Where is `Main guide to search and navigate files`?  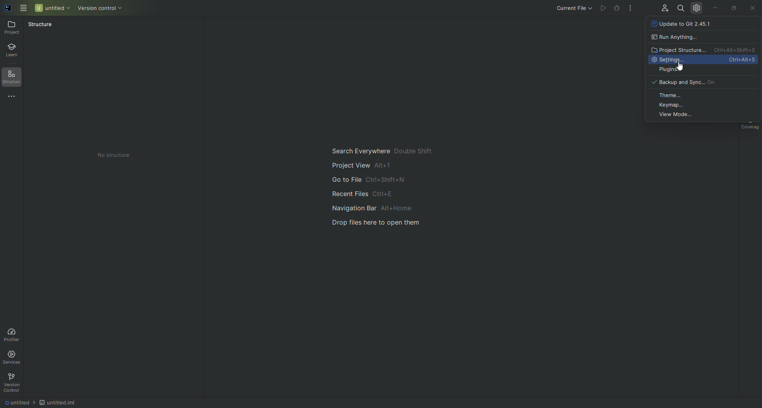 Main guide to search and navigate files is located at coordinates (376, 189).